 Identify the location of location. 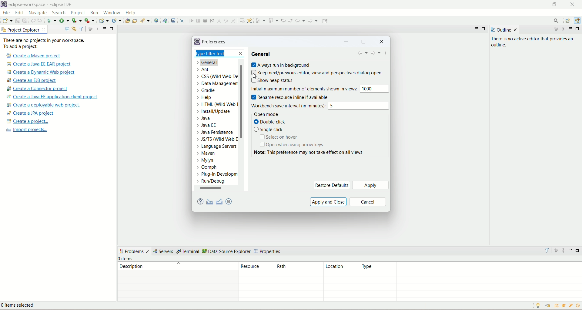
(341, 270).